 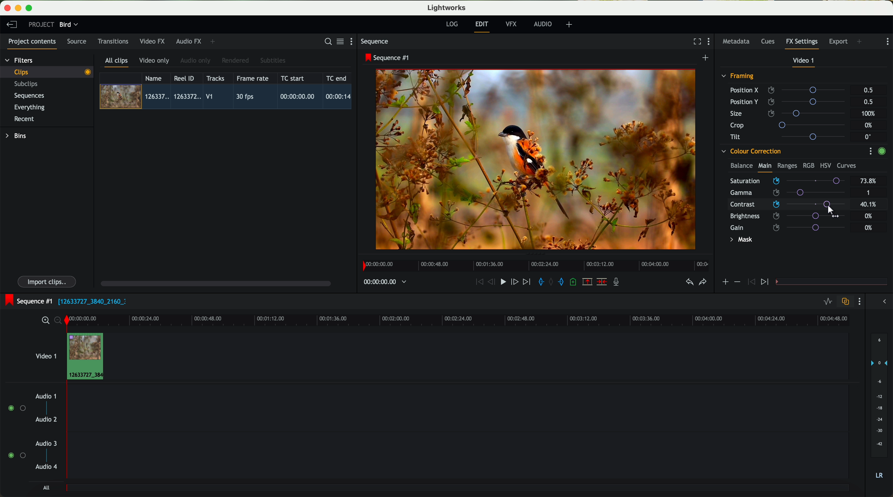 I want to click on fx settings, so click(x=801, y=44).